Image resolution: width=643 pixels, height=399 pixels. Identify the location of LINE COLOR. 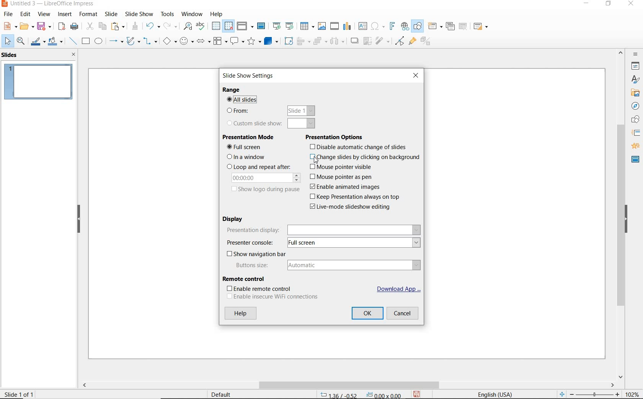
(37, 42).